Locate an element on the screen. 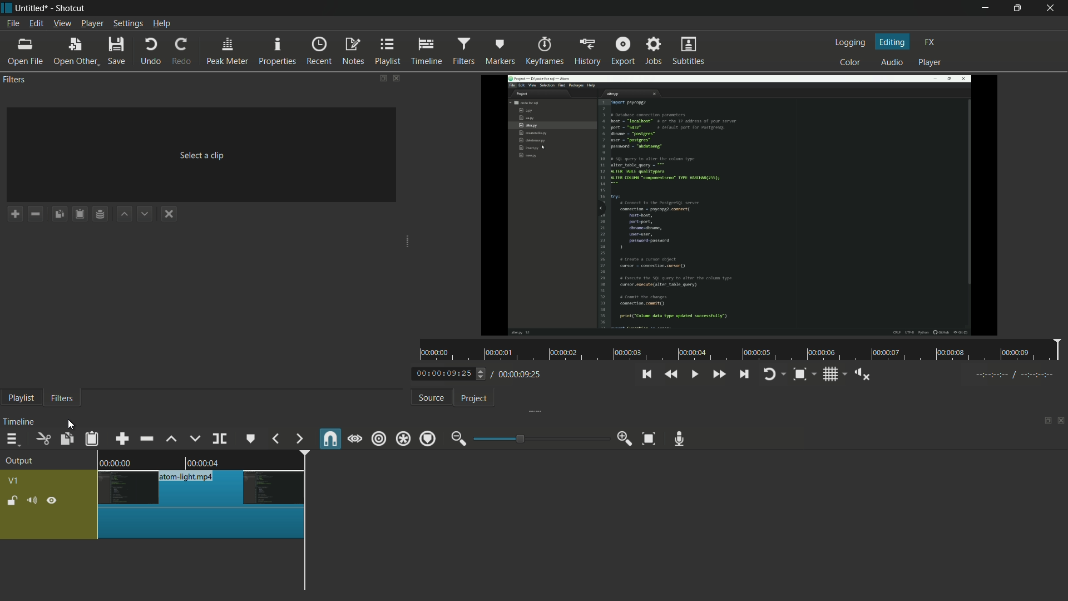  filters is located at coordinates (62, 399).